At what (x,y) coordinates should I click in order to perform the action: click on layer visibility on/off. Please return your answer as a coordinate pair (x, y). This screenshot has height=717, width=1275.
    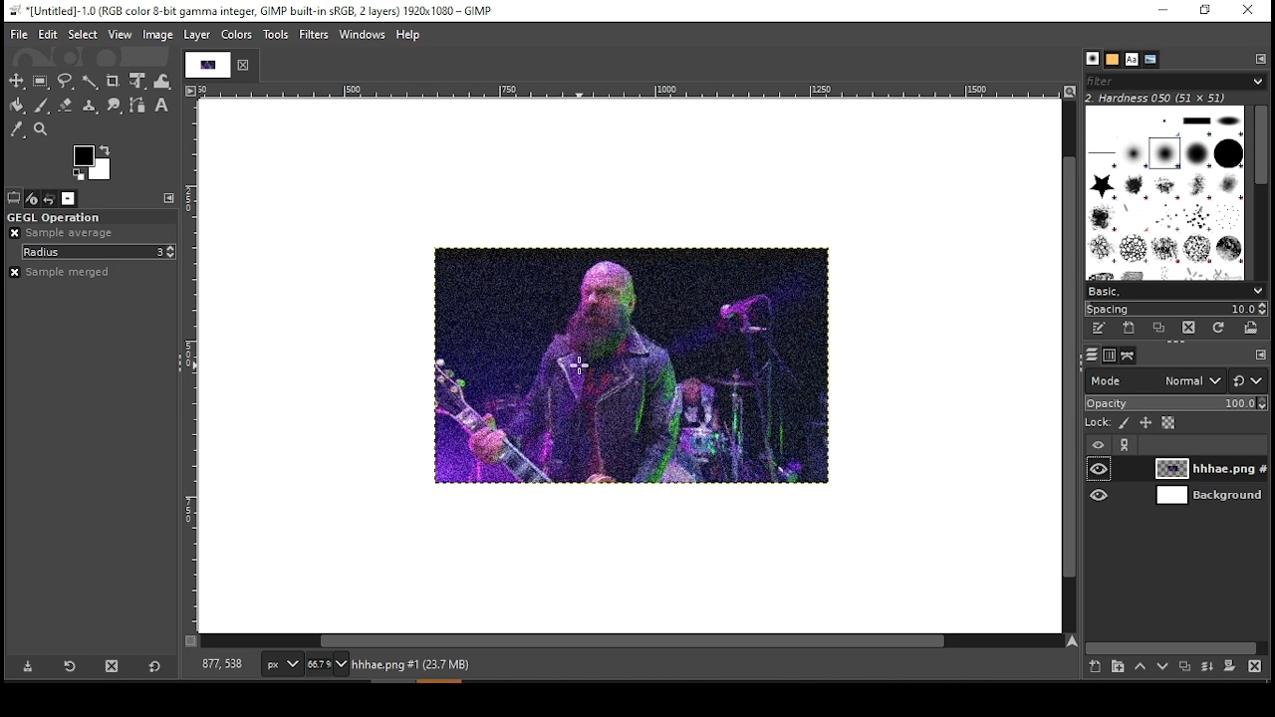
    Looking at the image, I should click on (1101, 469).